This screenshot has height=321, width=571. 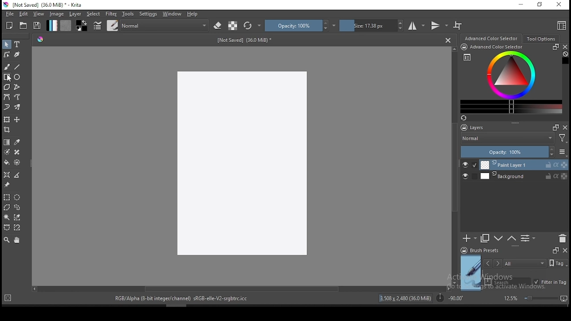 What do you see at coordinates (448, 40) in the screenshot?
I see `Close` at bounding box center [448, 40].